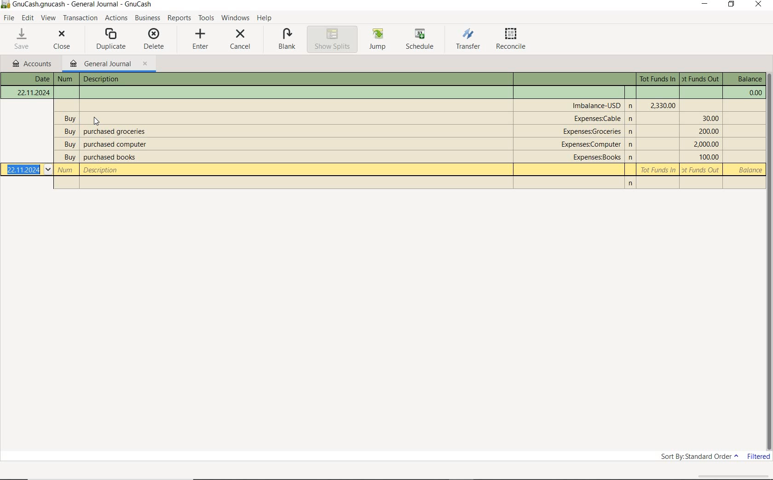  Describe the element at coordinates (112, 40) in the screenshot. I see `duplicate` at that location.